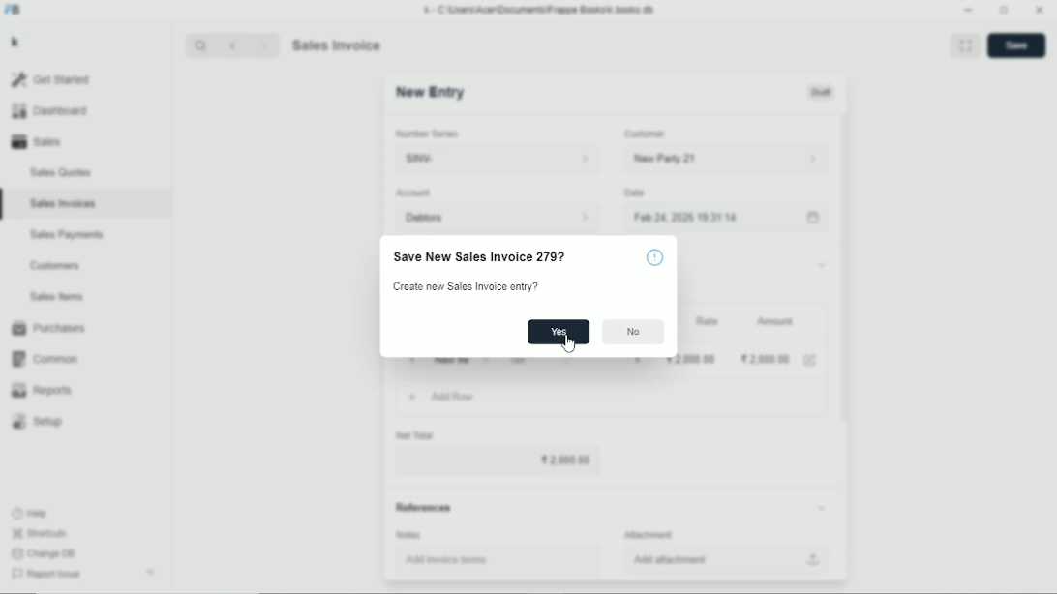 The width and height of the screenshot is (1057, 594). I want to click on Create new sales invoice entry?, so click(468, 286).